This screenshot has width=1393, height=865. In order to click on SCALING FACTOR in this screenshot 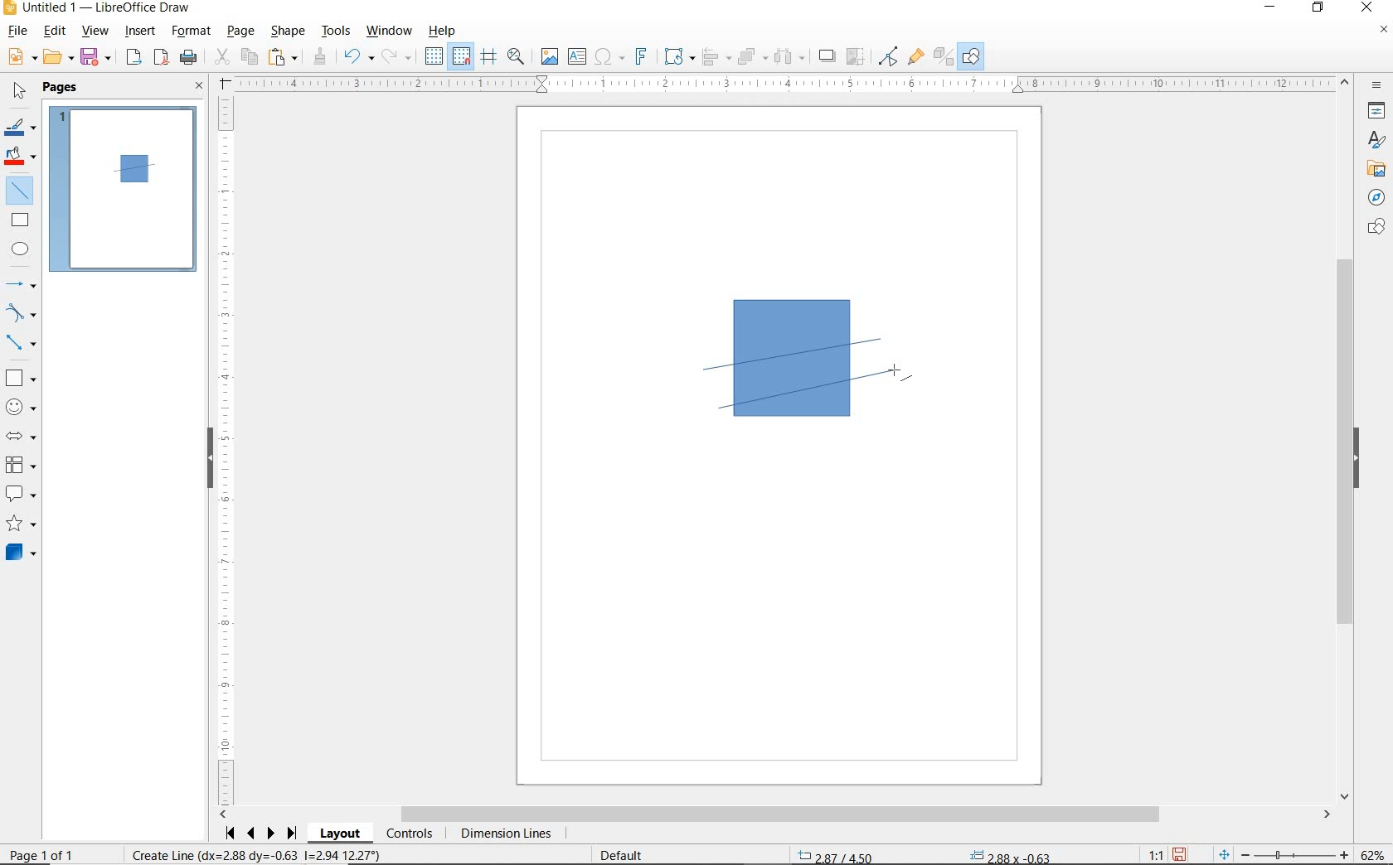, I will do `click(1149, 851)`.